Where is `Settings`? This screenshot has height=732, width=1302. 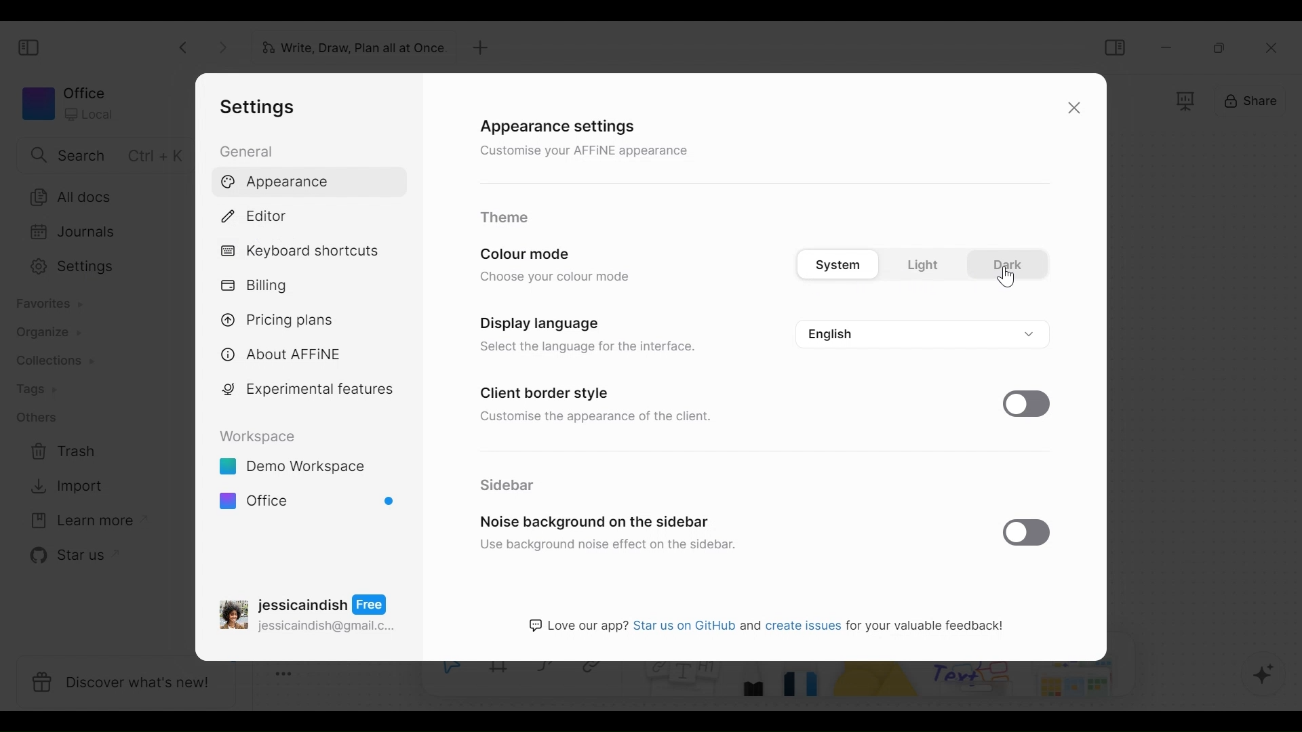
Settings is located at coordinates (66, 268).